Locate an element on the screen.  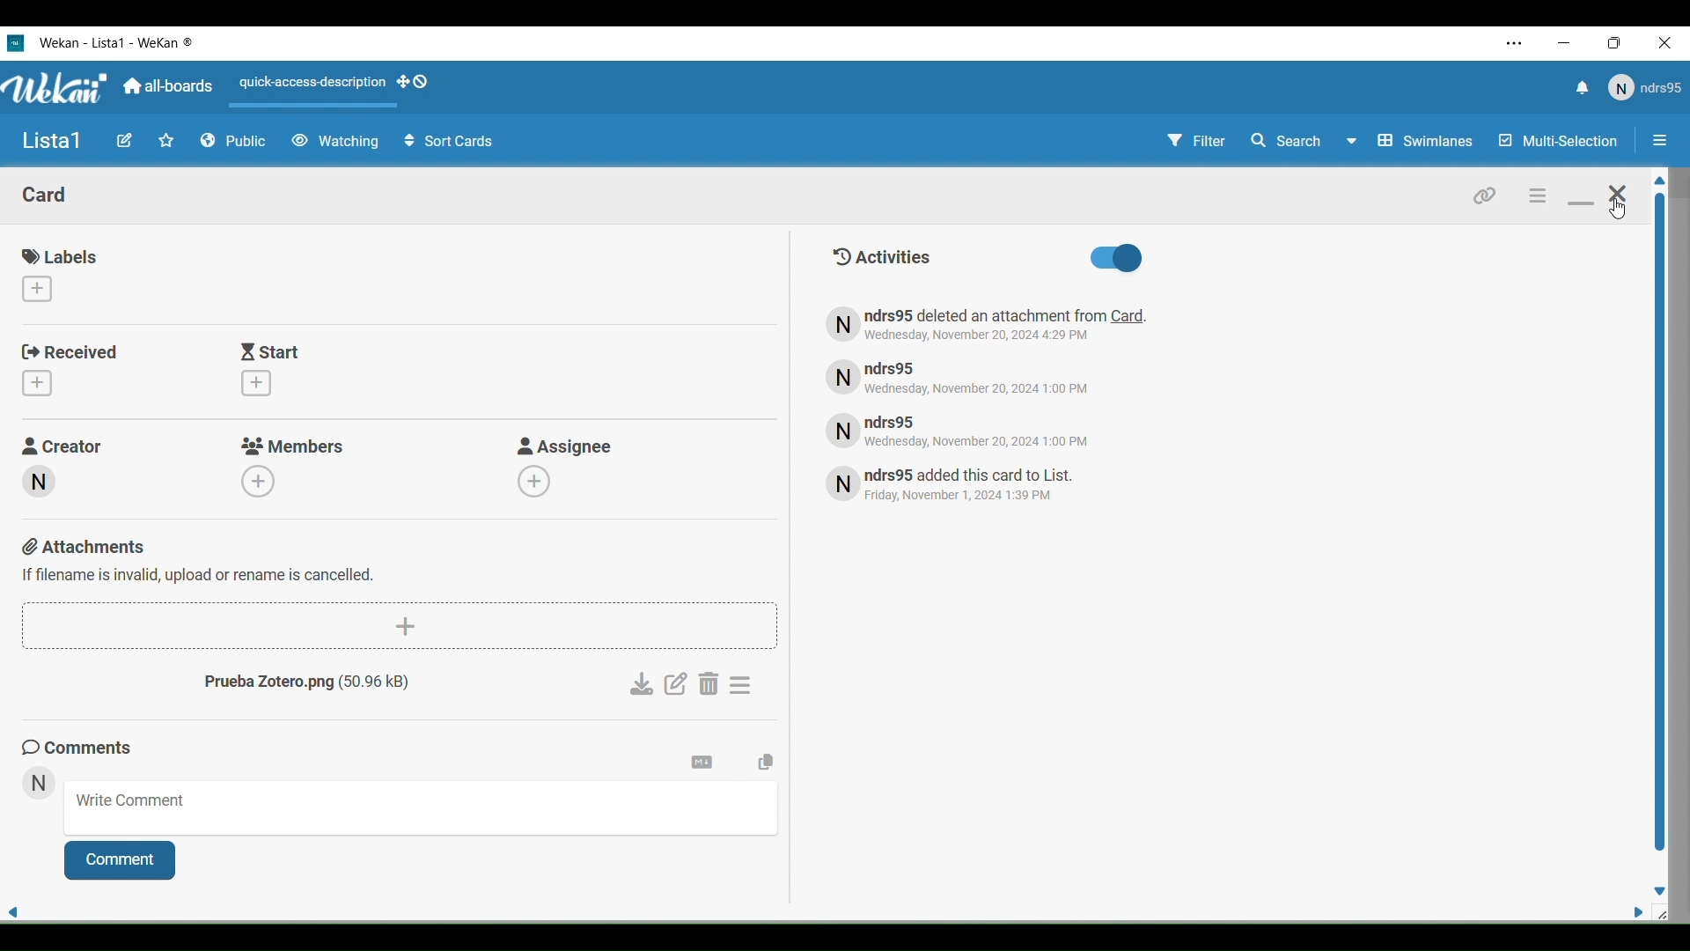
Attachments is located at coordinates (201, 559).